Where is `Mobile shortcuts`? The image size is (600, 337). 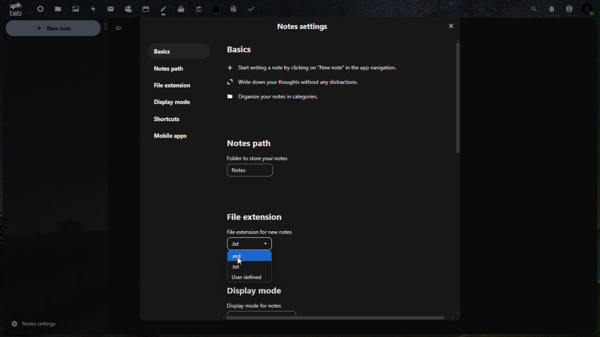
Mobile shortcuts is located at coordinates (171, 118).